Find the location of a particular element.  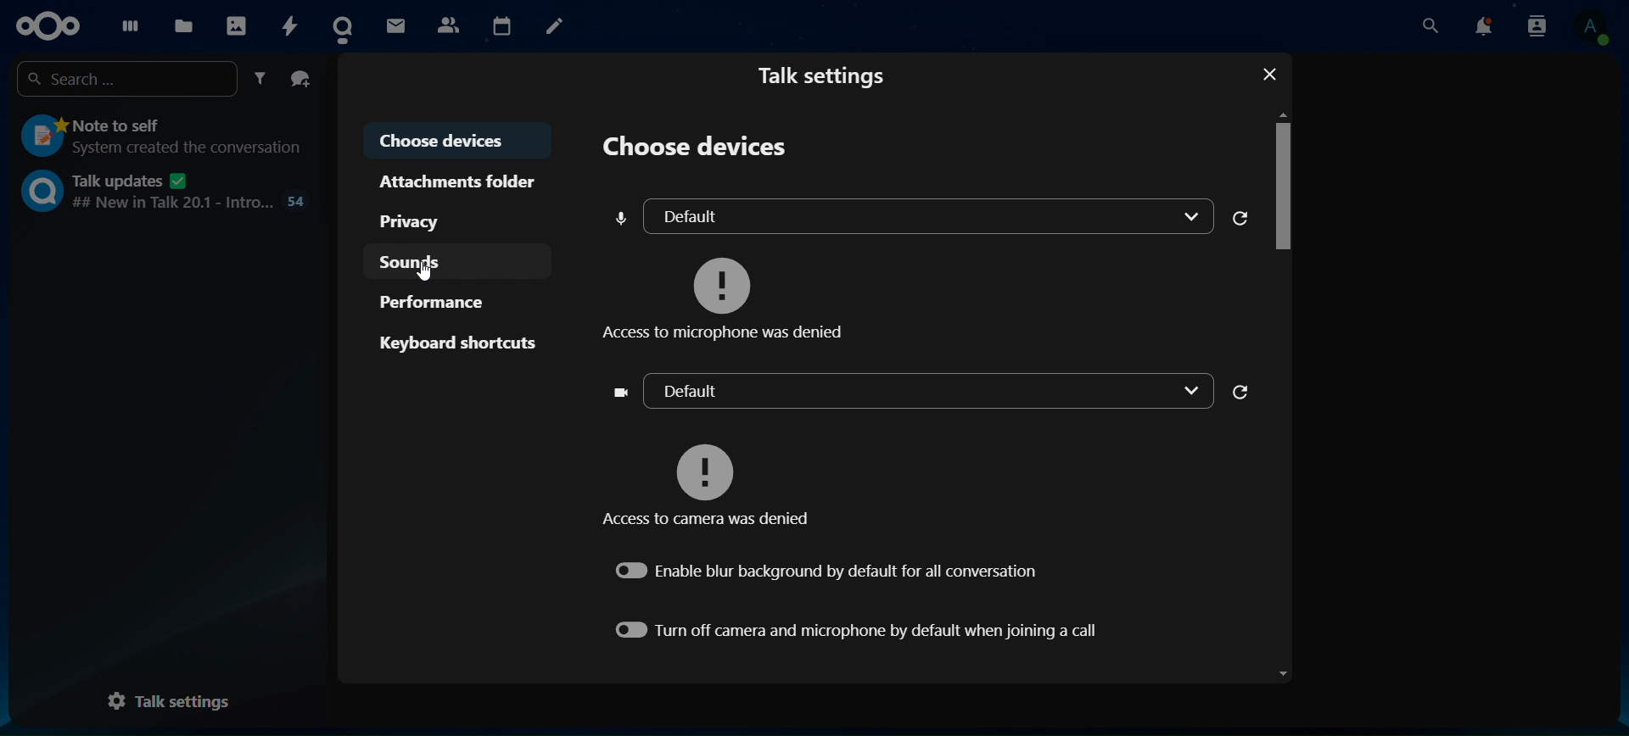

enable blur background by default for all conversation is located at coordinates (824, 571).